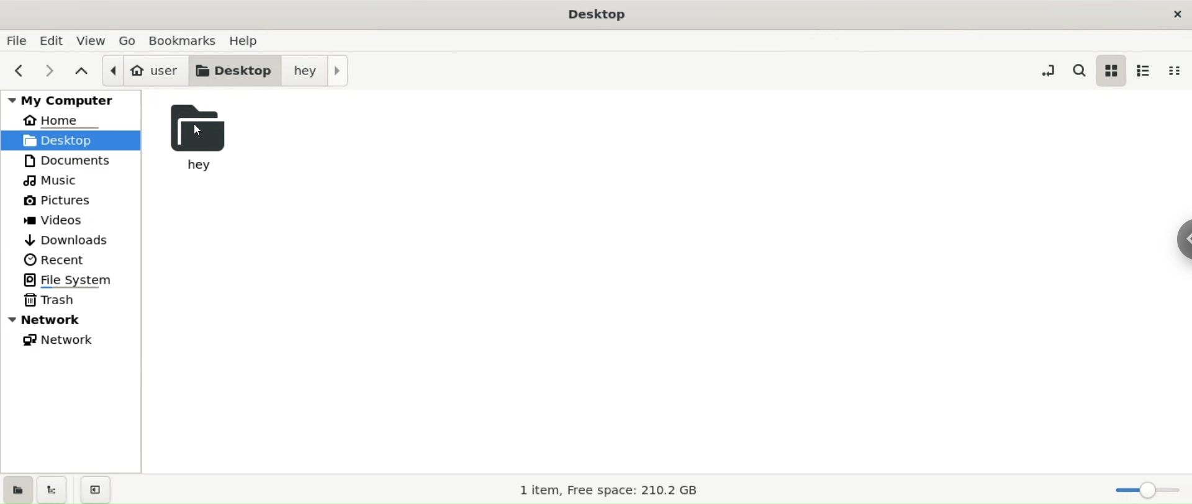  Describe the element at coordinates (1175, 12) in the screenshot. I see `close` at that location.